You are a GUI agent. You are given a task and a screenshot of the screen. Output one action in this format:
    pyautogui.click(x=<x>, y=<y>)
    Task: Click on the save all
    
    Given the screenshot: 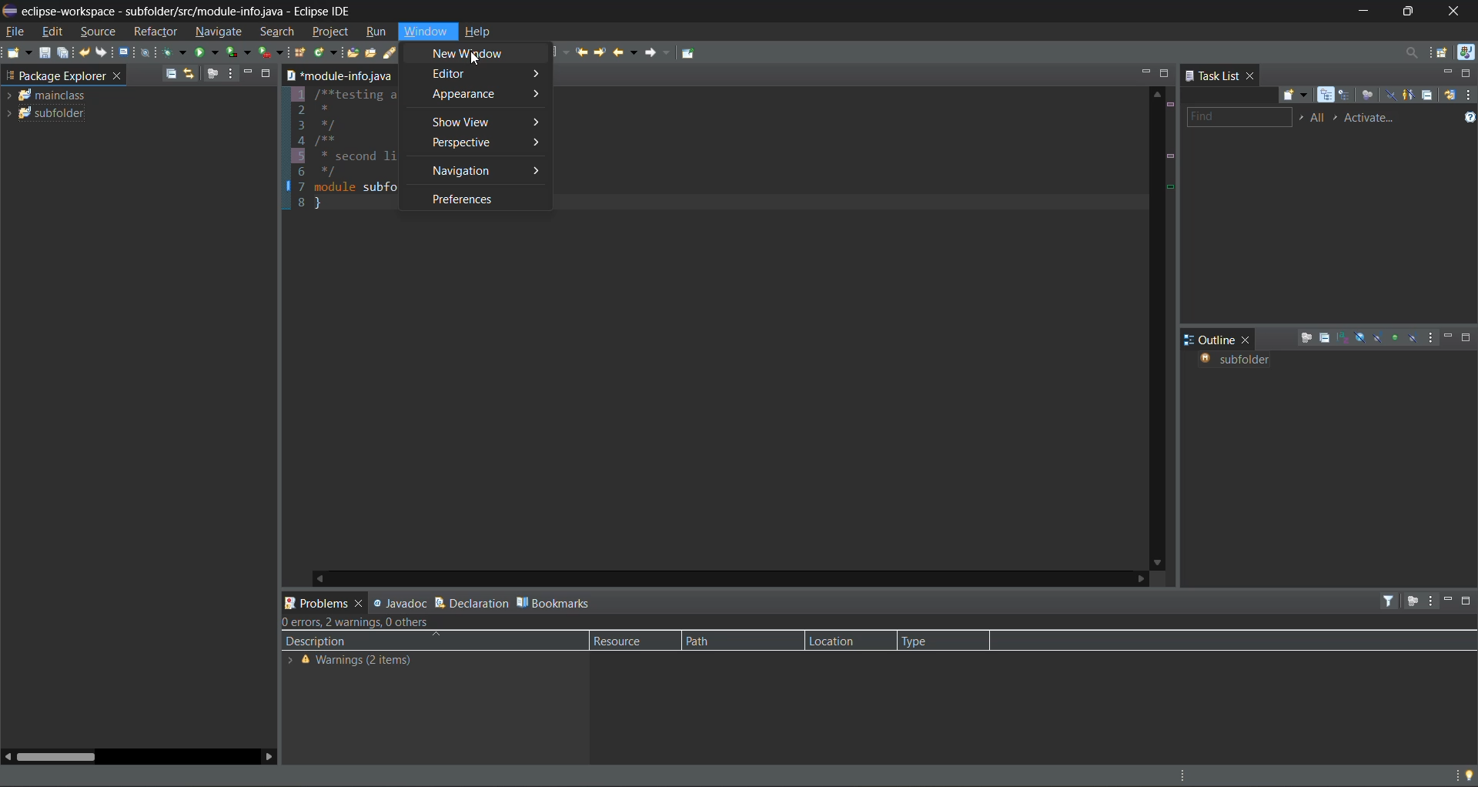 What is the action you would take?
    pyautogui.click(x=65, y=52)
    